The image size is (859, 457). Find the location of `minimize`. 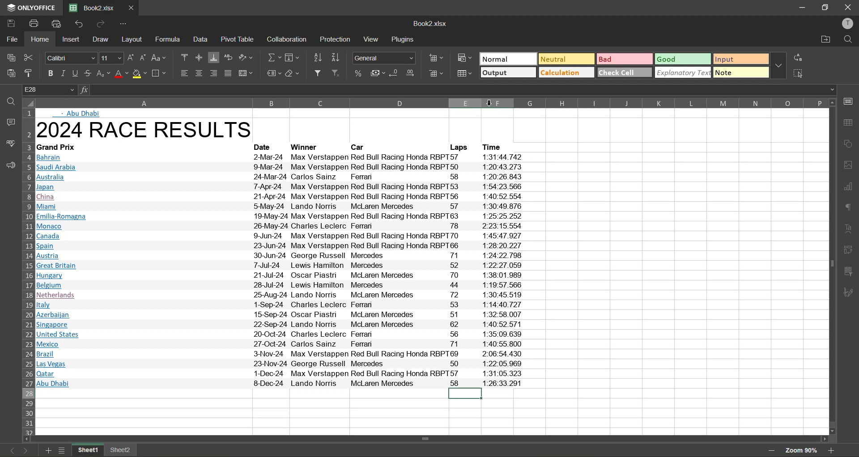

minimize is located at coordinates (799, 7).